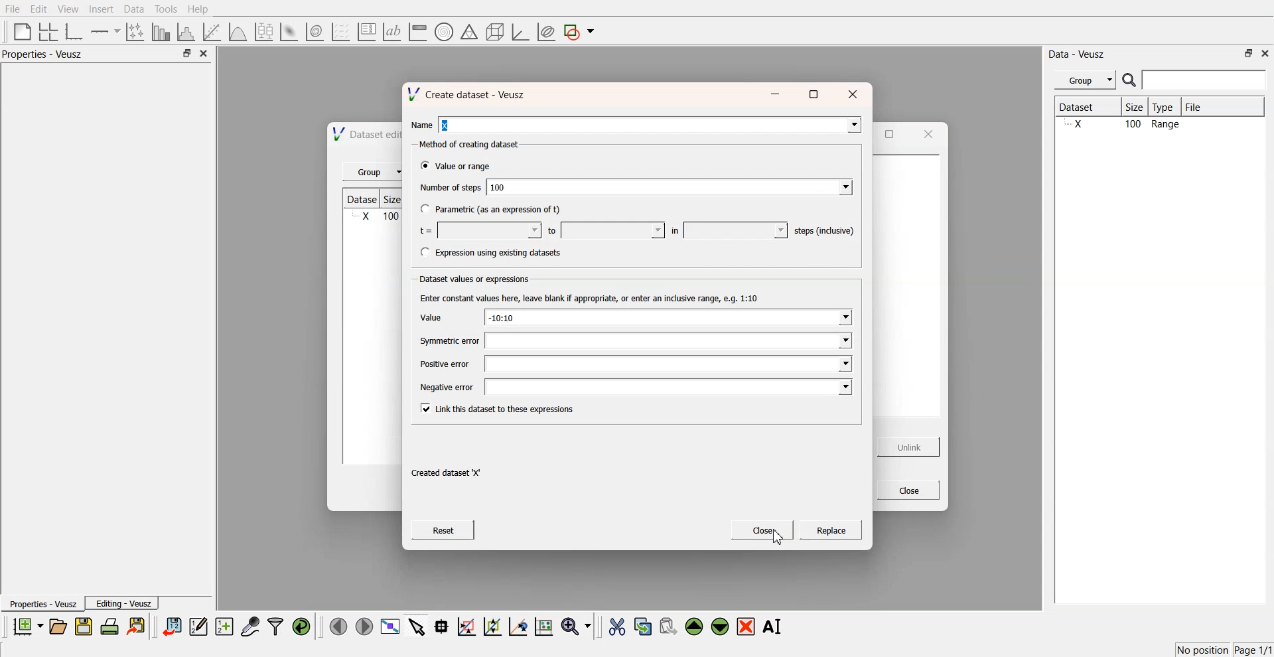 This screenshot has width=1274, height=657. I want to click on steps (inclusive), so click(825, 230).